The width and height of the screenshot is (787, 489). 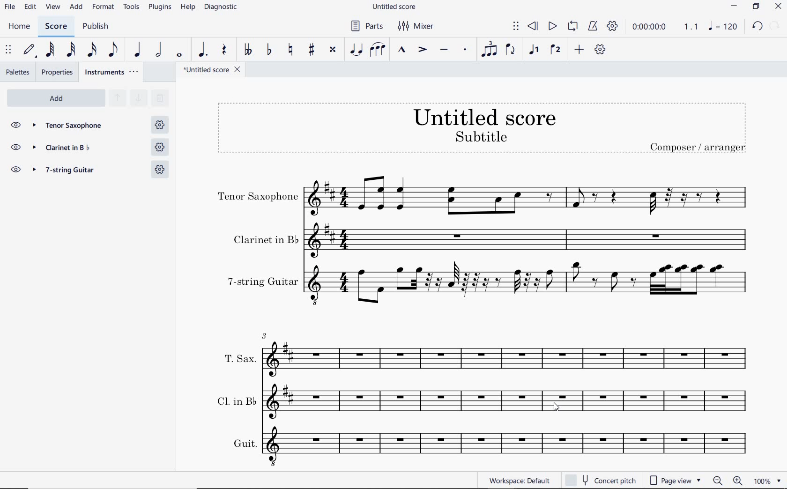 What do you see at coordinates (611, 27) in the screenshot?
I see `PLAYBACK SETTINGS` at bounding box center [611, 27].